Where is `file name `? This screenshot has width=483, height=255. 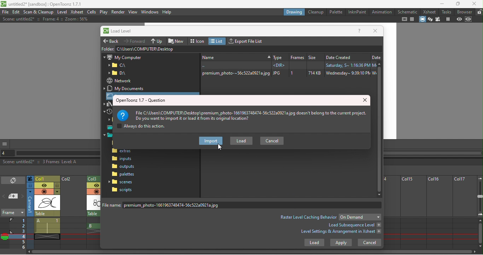 file name  is located at coordinates (243, 205).